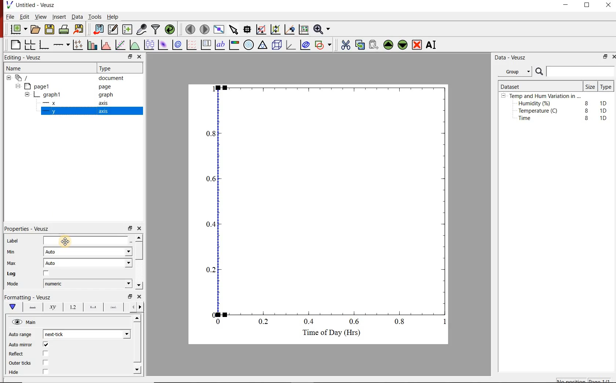 The width and height of the screenshot is (616, 383). I want to click on Time, so click(529, 120).